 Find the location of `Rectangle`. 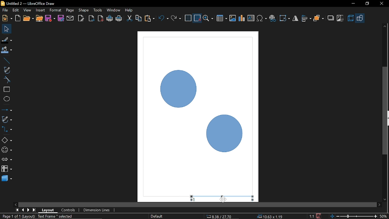

Rectangle is located at coordinates (6, 89).